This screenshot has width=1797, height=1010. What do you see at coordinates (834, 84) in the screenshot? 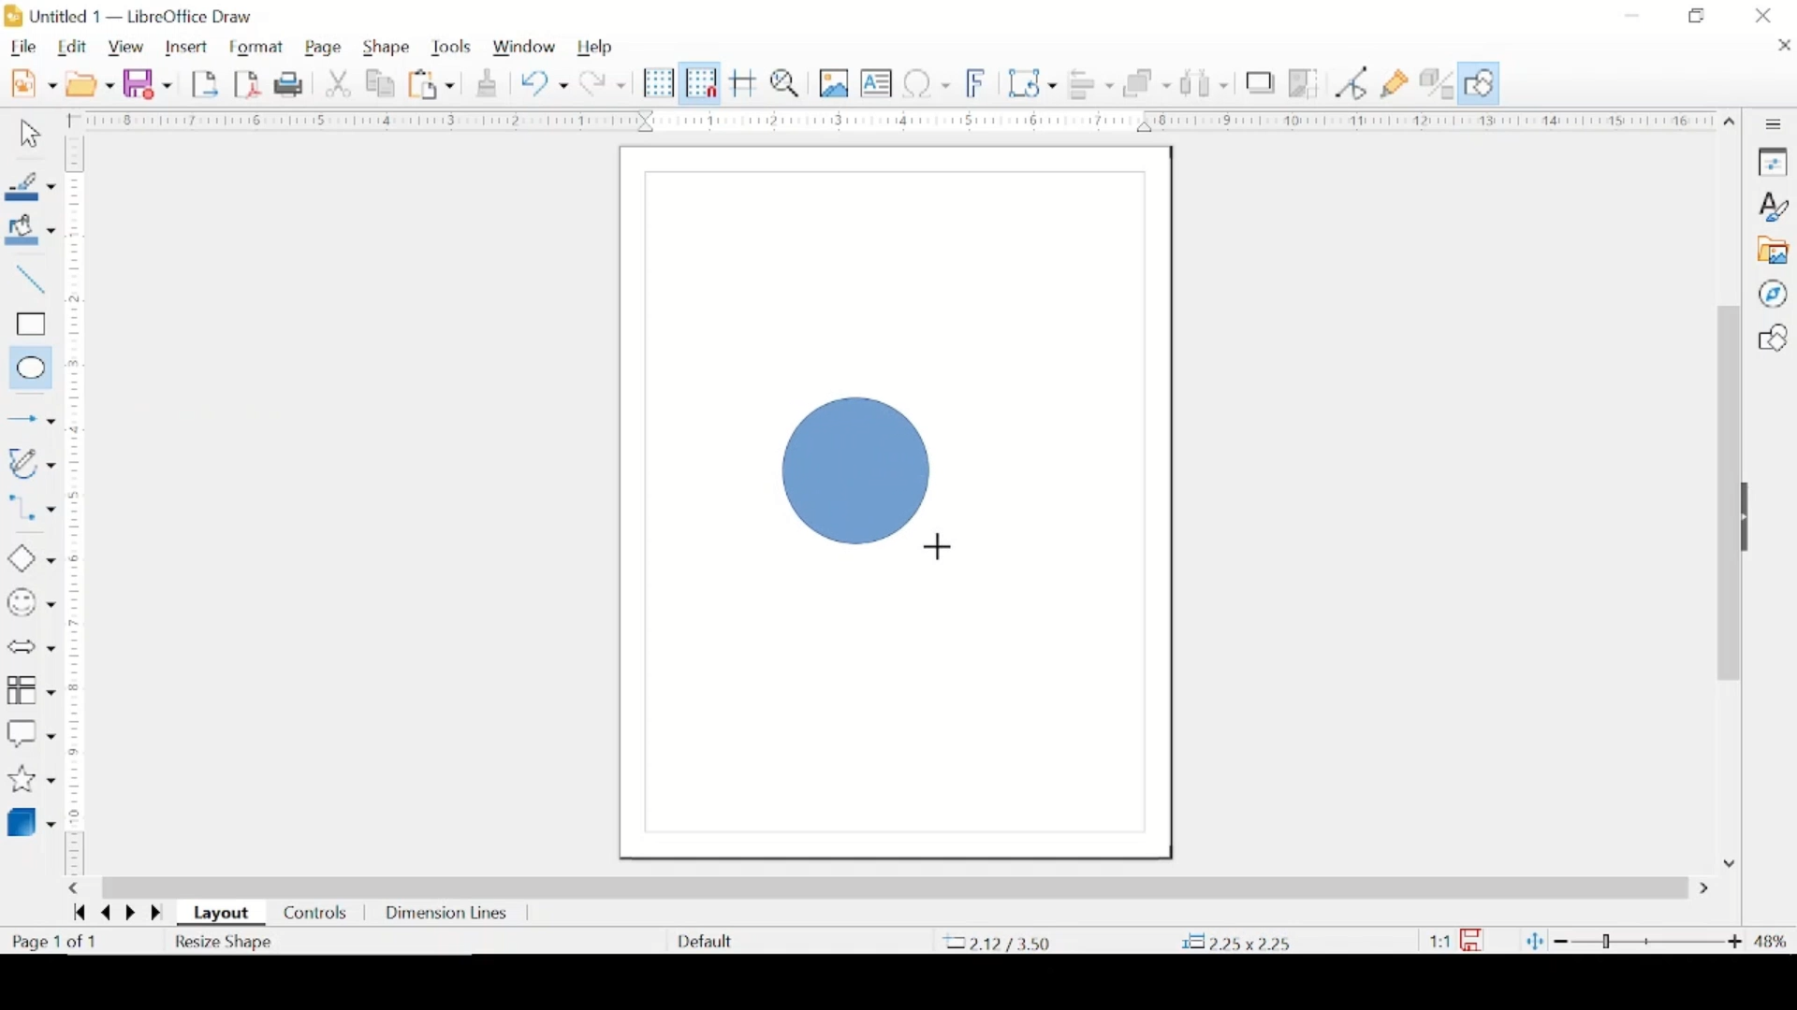
I see `insert image` at bounding box center [834, 84].